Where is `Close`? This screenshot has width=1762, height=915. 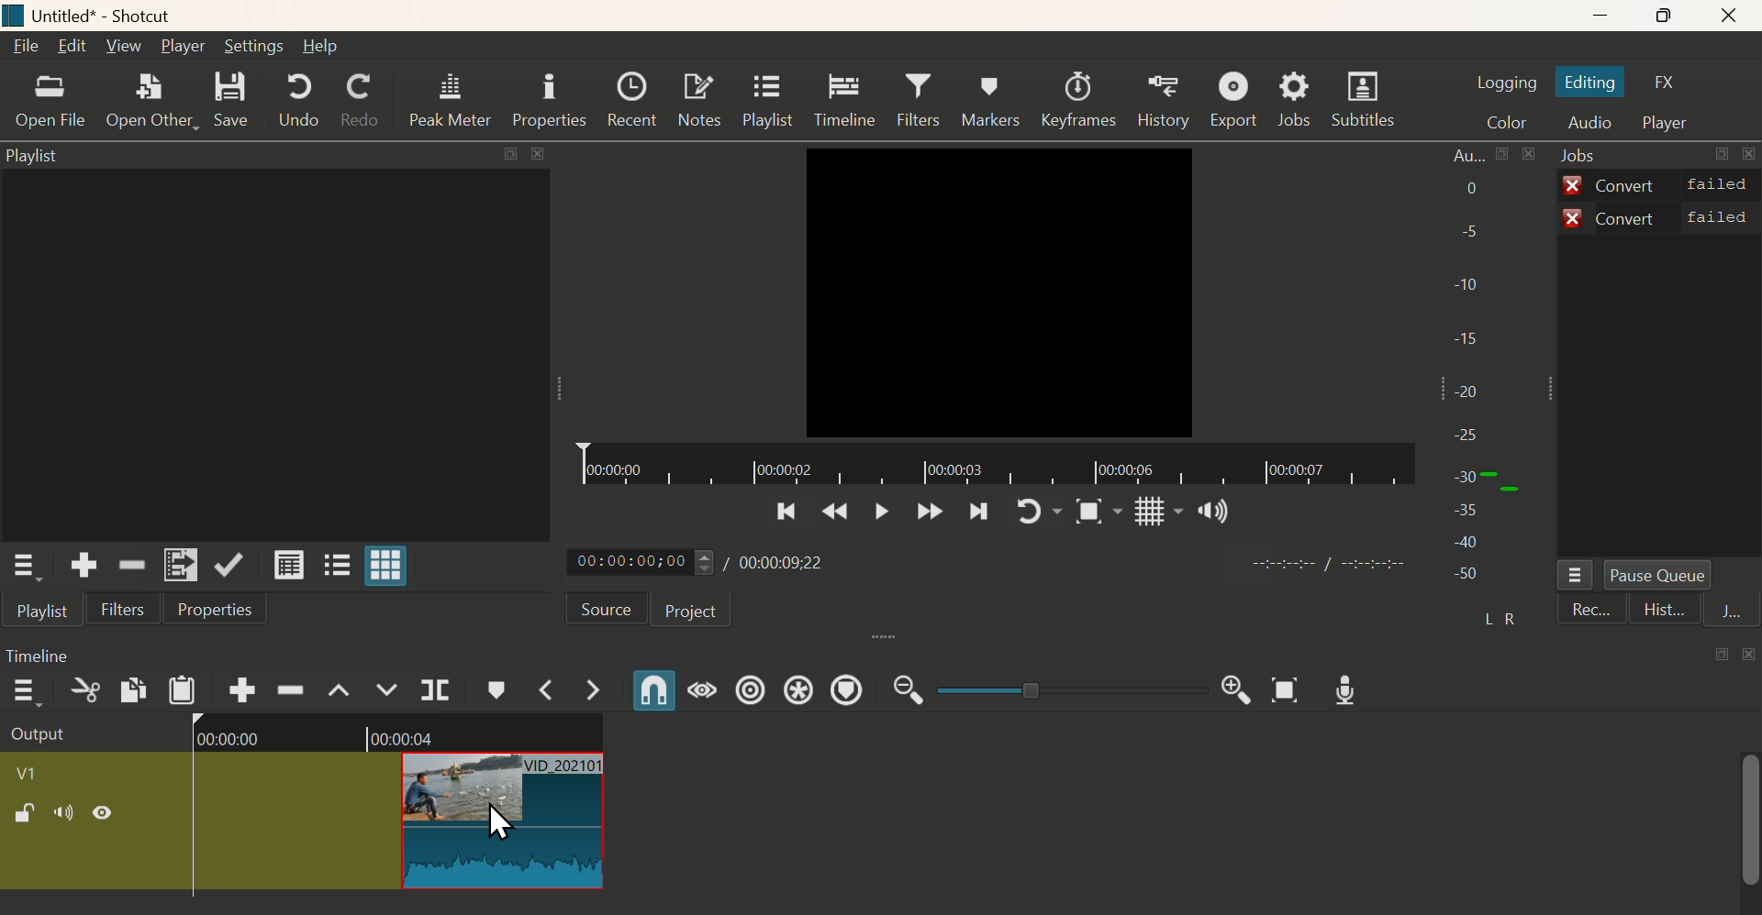
Close is located at coordinates (1738, 16).